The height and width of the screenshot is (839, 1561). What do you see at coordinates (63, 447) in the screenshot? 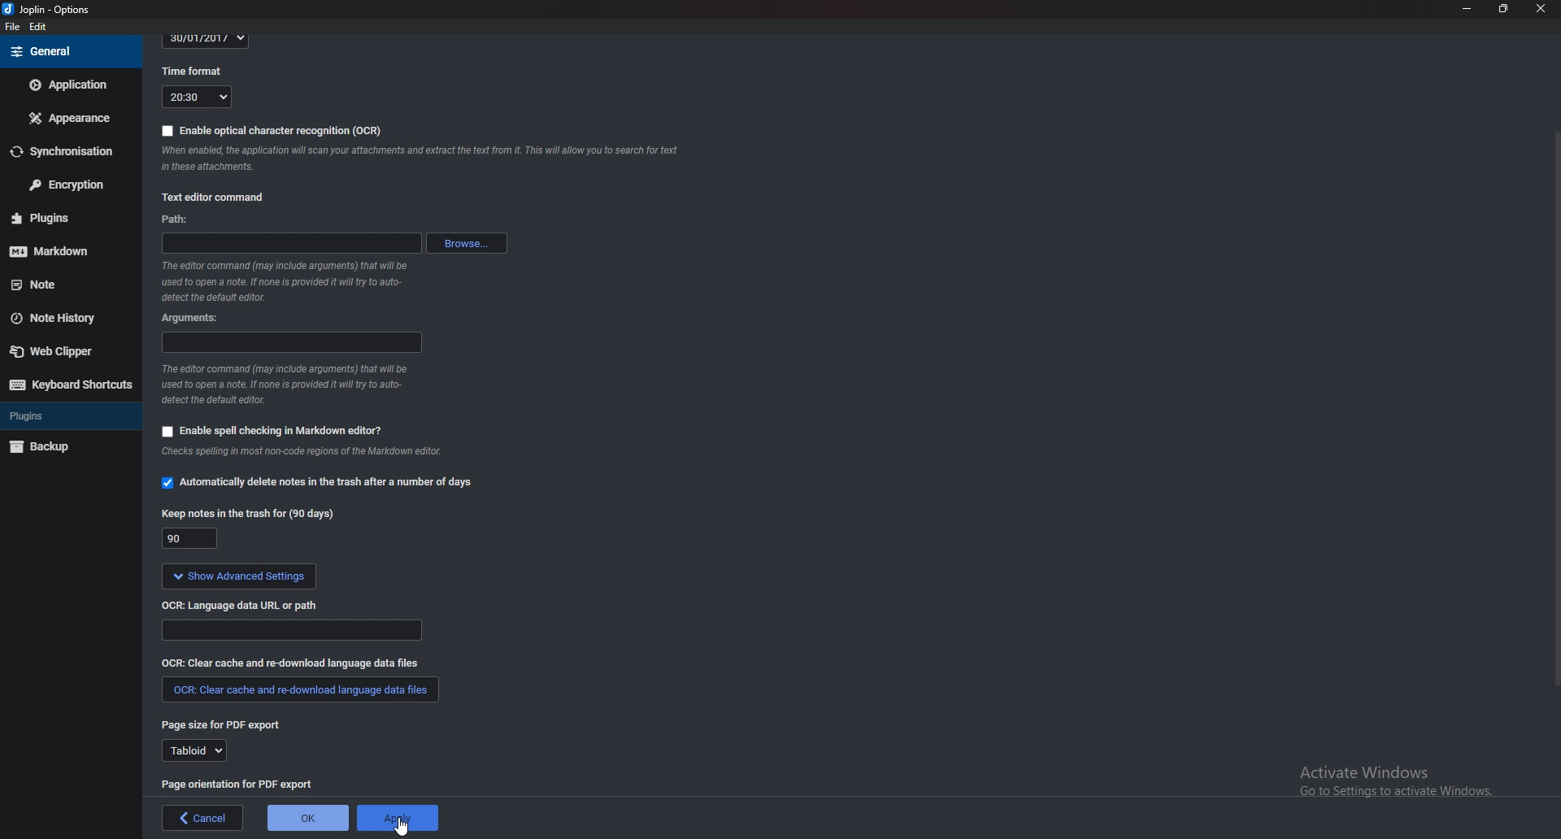
I see `Backup` at bounding box center [63, 447].